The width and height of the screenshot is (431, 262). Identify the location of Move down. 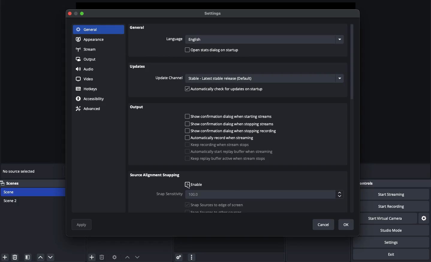
(50, 257).